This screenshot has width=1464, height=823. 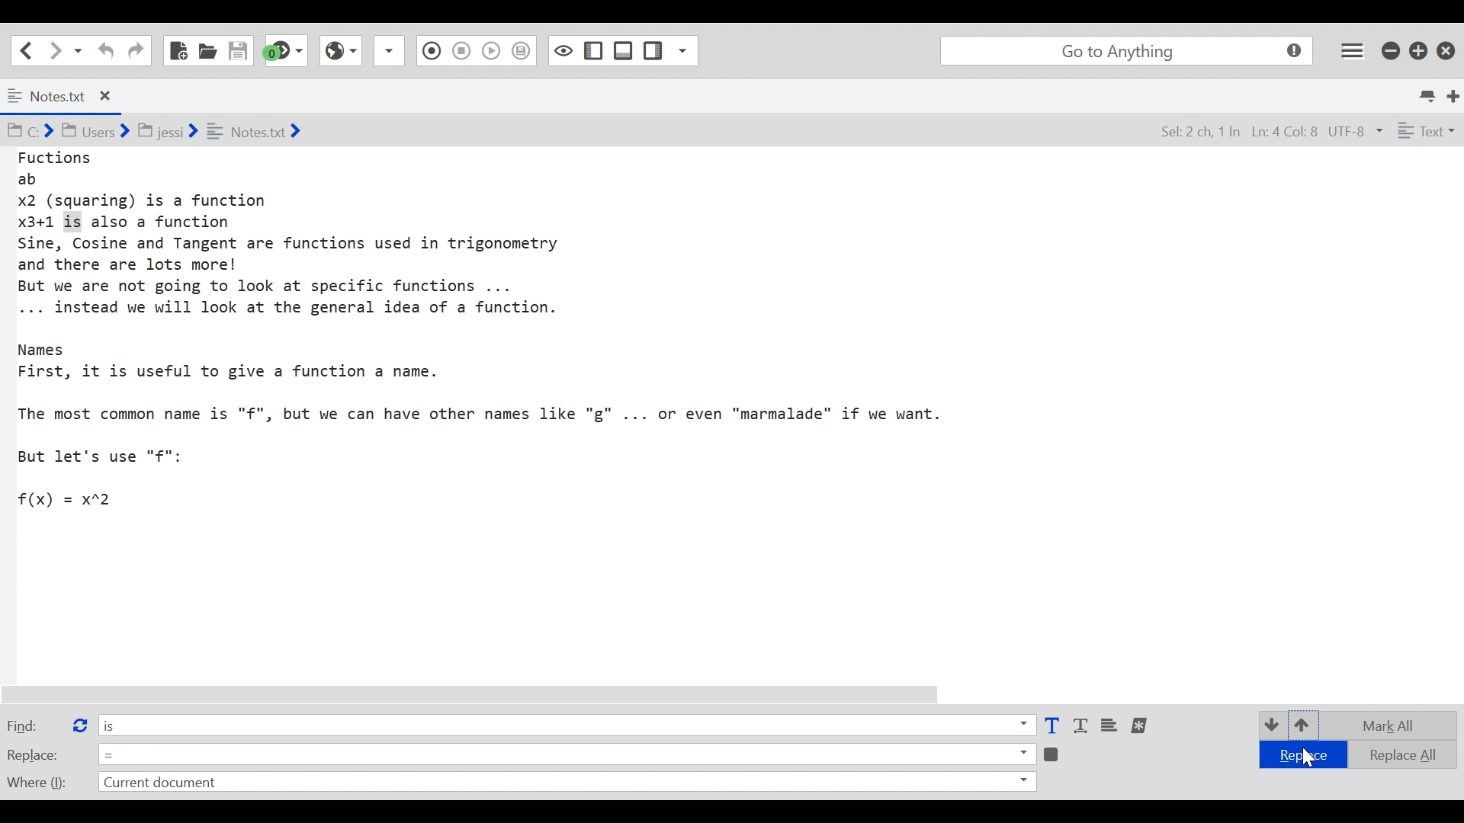 What do you see at coordinates (1141, 725) in the screenshot?
I see `more options` at bounding box center [1141, 725].